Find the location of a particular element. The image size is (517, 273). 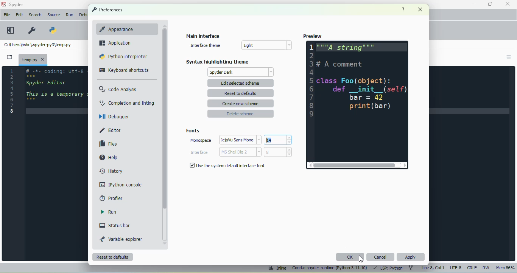

PYTHONPATH manager is located at coordinates (51, 30).